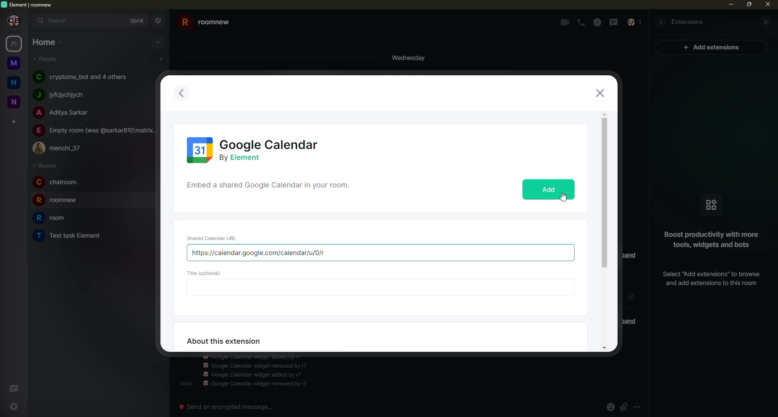  Describe the element at coordinates (61, 148) in the screenshot. I see `people` at that location.